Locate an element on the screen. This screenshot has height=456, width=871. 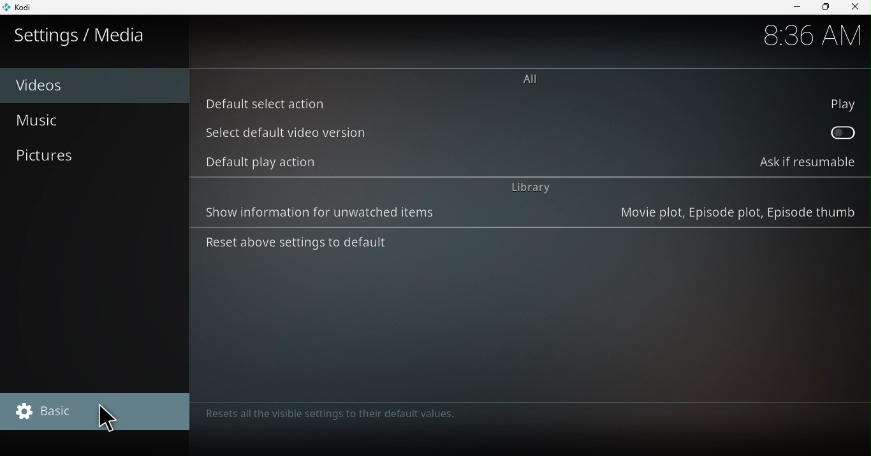
Show information for unwatched items : Movie plot, episode plot, episode thumb is located at coordinates (528, 215).